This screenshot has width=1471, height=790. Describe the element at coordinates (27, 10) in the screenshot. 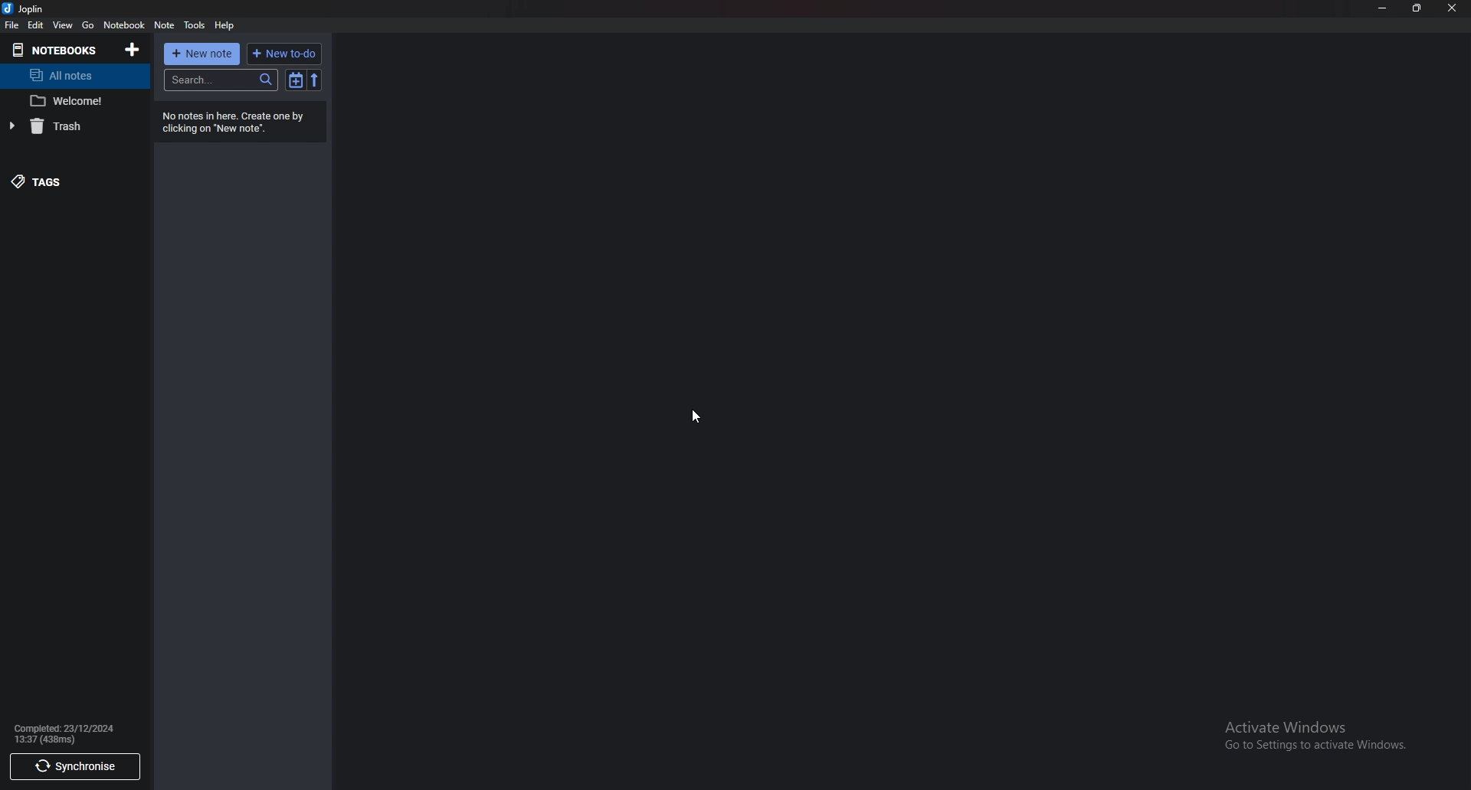

I see `joplin` at that location.